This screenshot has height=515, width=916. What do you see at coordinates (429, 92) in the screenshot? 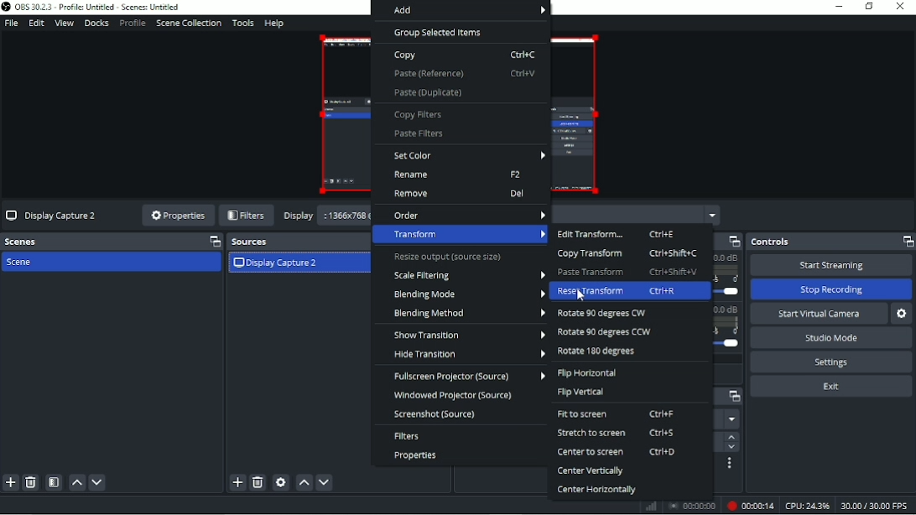
I see `Paste (Duplicate)` at bounding box center [429, 92].